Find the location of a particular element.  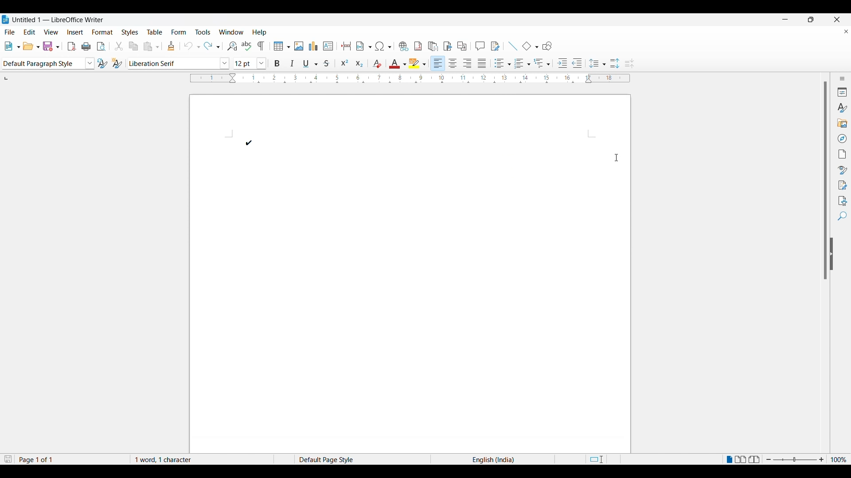

Find is located at coordinates (841, 218).